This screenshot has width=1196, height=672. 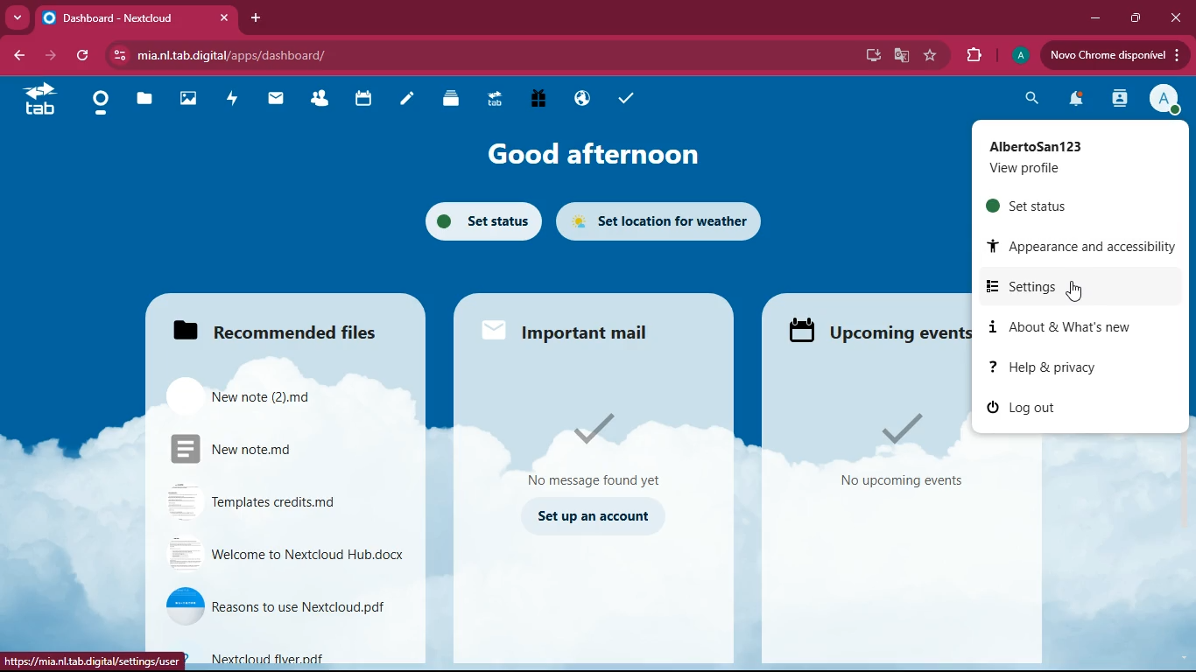 I want to click on scroll bar, so click(x=1185, y=390).